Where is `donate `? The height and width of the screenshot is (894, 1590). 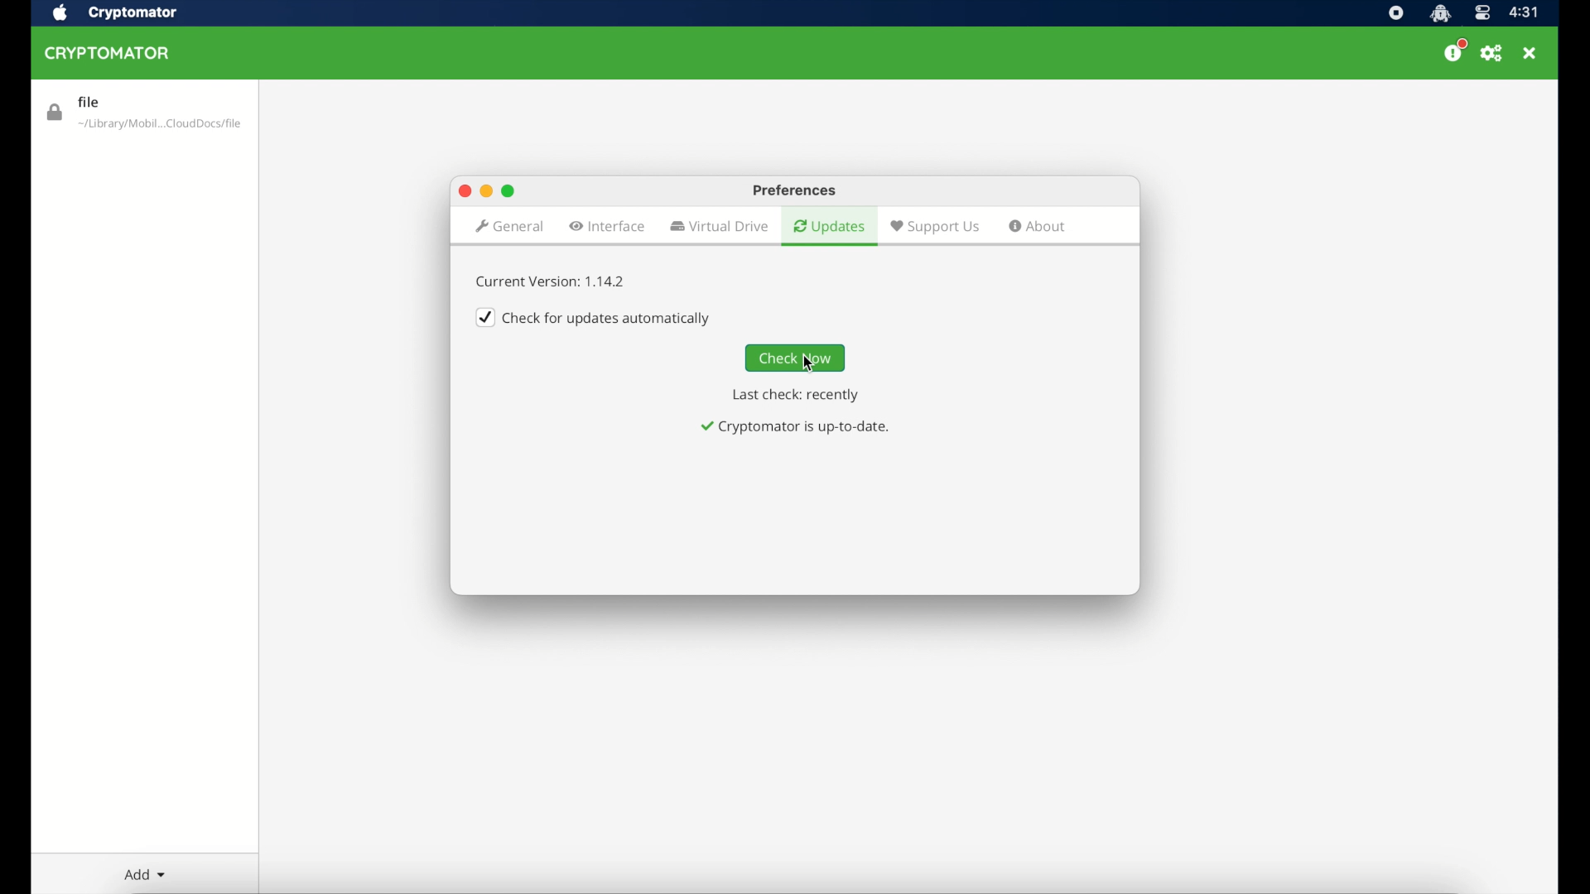
donate  is located at coordinates (1453, 51).